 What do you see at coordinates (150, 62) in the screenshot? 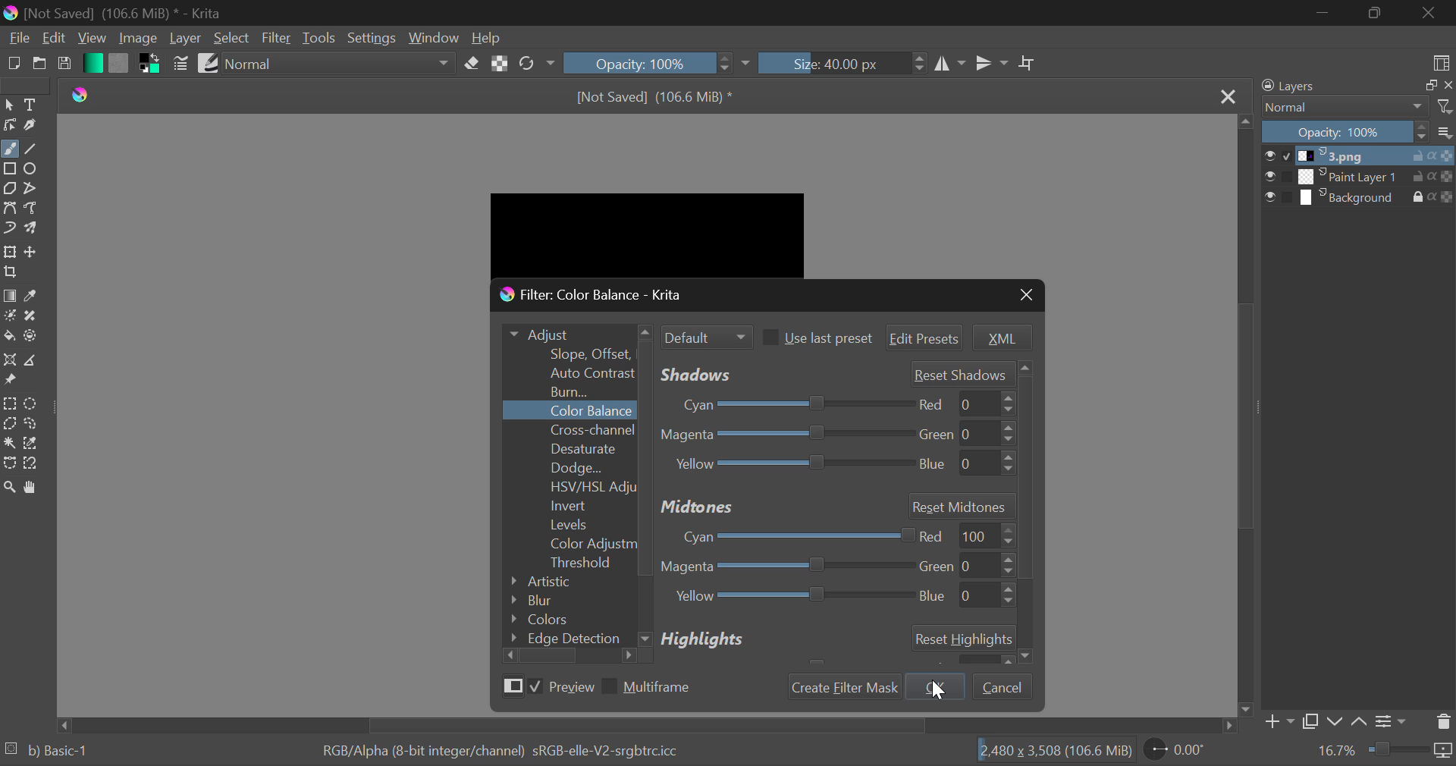
I see `Colors in Use` at bounding box center [150, 62].